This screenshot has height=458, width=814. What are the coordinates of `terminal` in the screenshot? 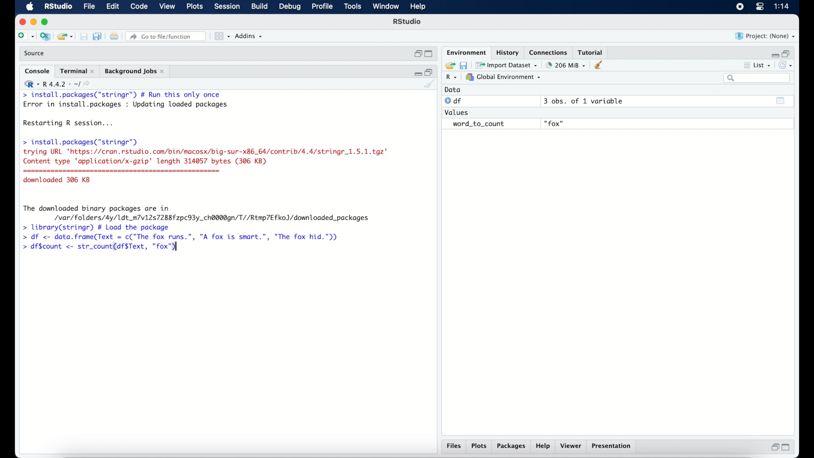 It's located at (77, 71).